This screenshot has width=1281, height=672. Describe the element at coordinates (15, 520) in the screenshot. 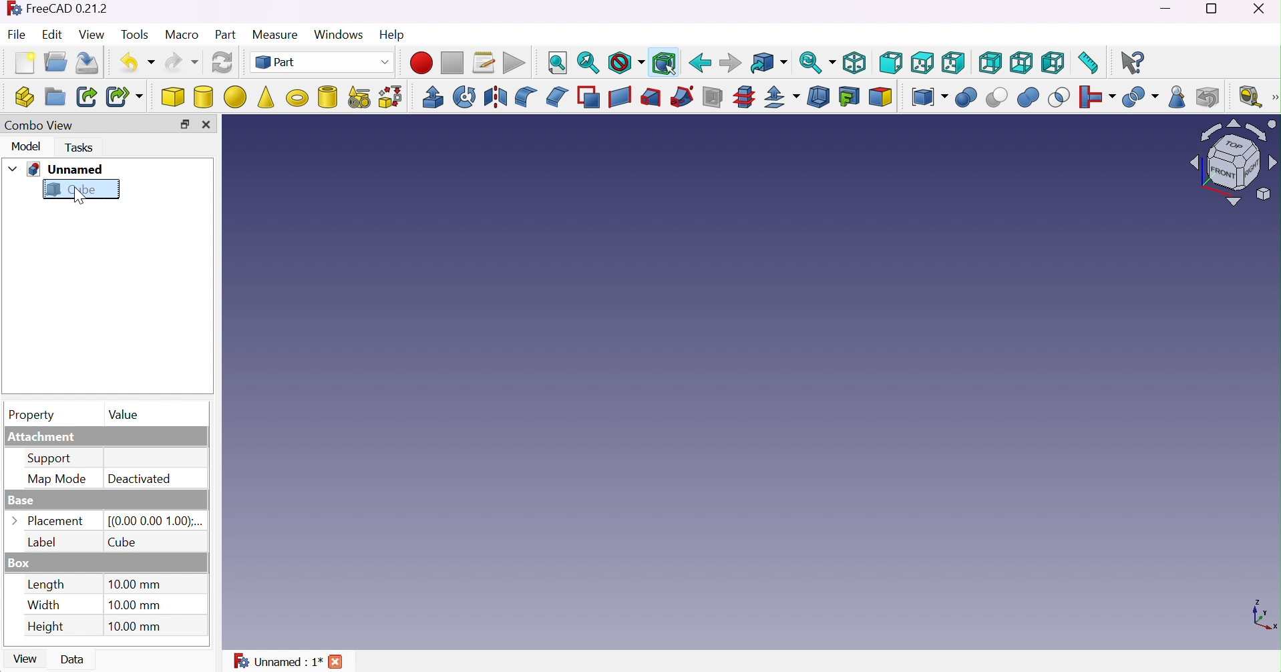

I see `Options` at that location.